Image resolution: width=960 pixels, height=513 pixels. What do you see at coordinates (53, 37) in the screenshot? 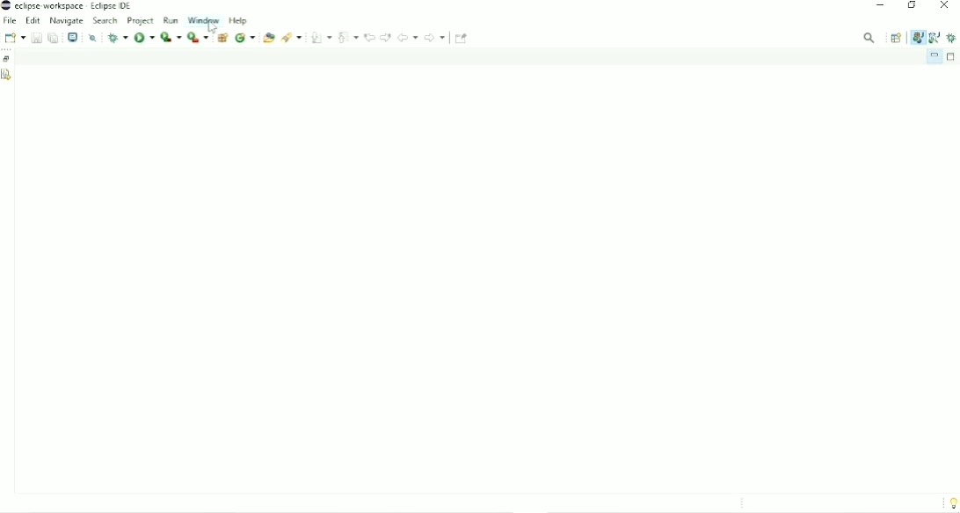
I see `Save all` at bounding box center [53, 37].